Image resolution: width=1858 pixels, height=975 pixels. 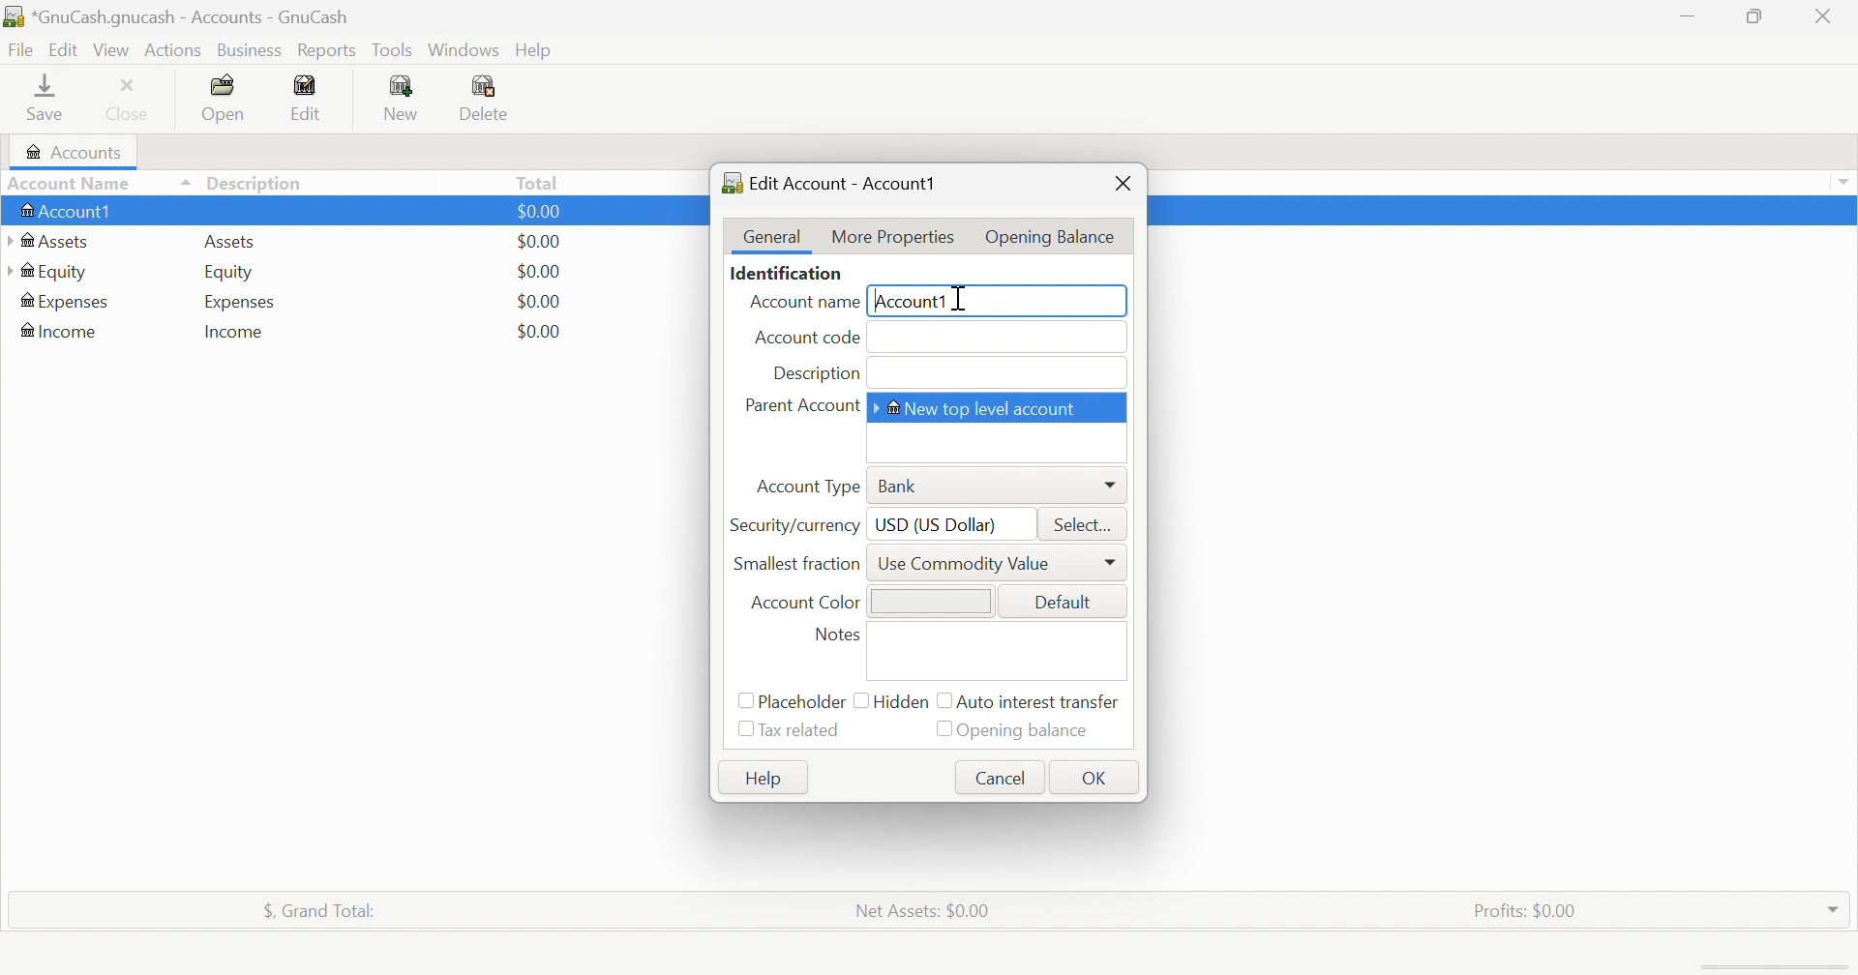 I want to click on Security/currency, so click(x=794, y=526).